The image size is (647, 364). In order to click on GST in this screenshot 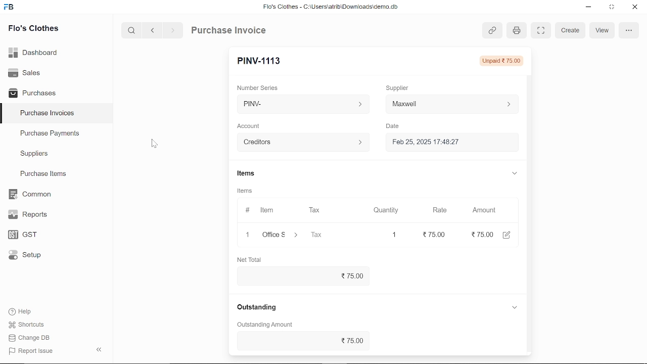, I will do `click(19, 235)`.